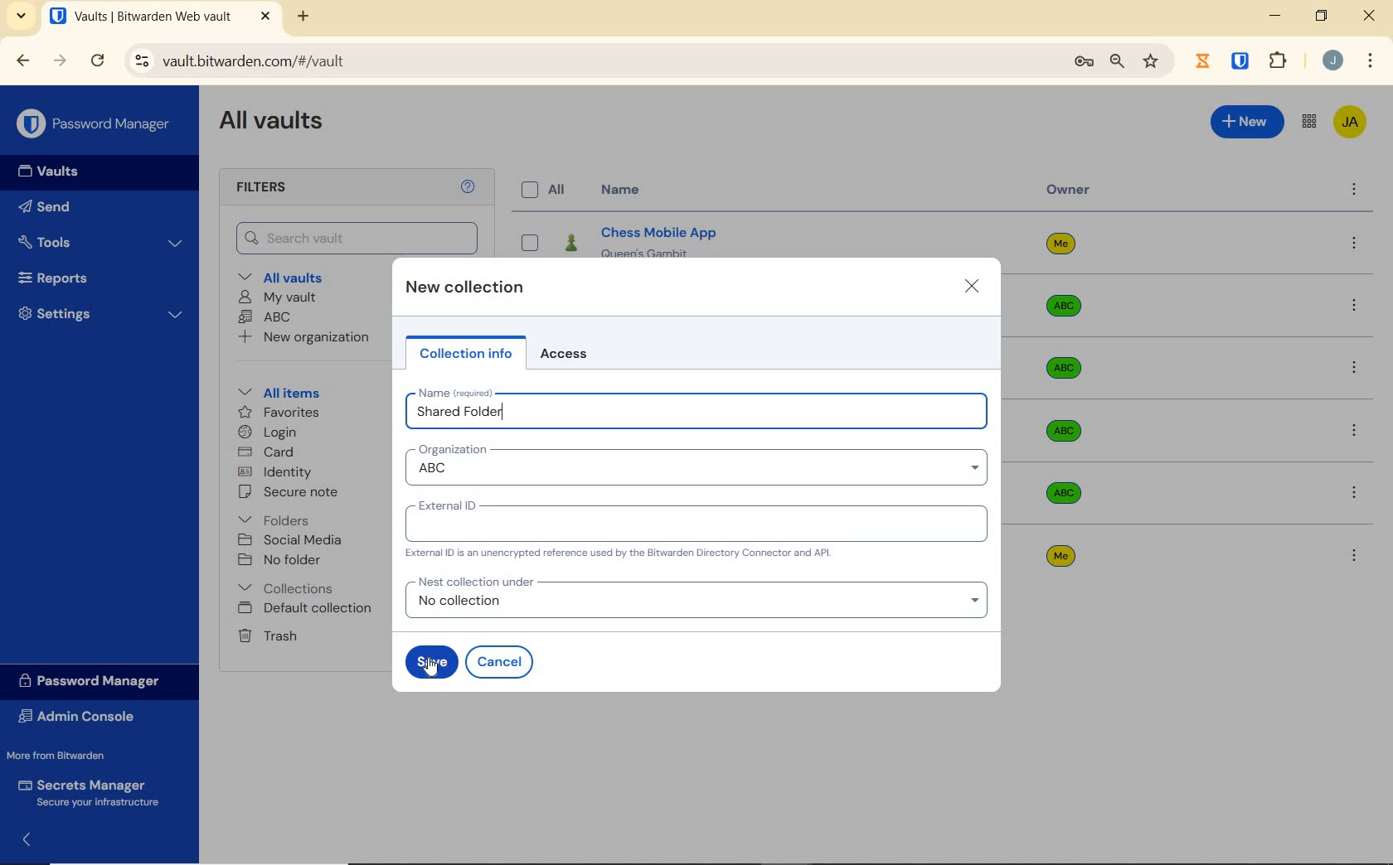 The height and width of the screenshot is (865, 1393). What do you see at coordinates (99, 681) in the screenshot?
I see `Password Manager` at bounding box center [99, 681].